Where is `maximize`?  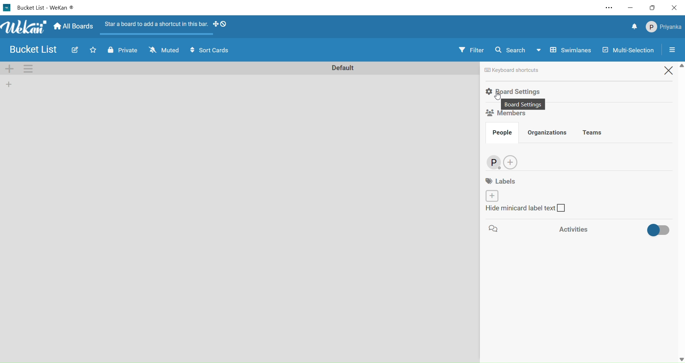
maximize is located at coordinates (654, 8).